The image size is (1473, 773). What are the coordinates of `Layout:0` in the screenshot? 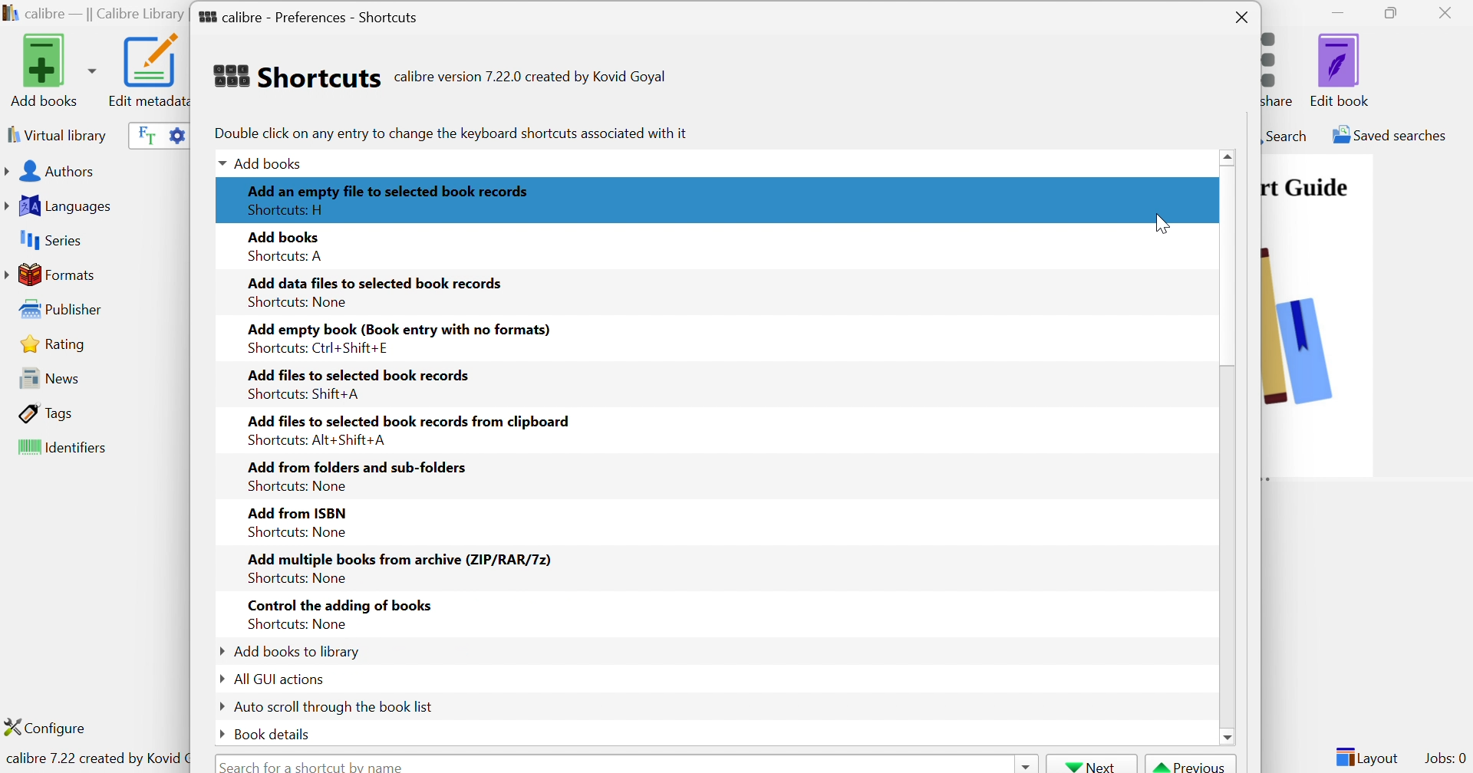 It's located at (1366, 756).